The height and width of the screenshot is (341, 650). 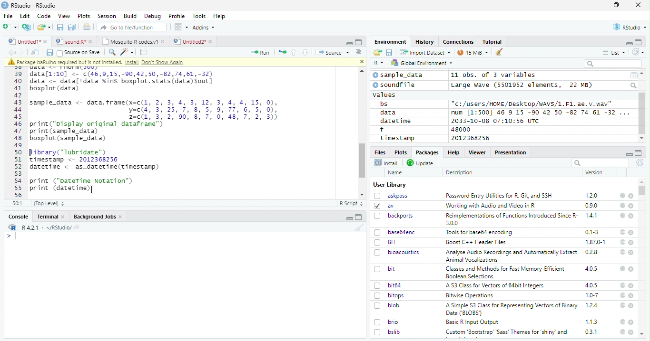 What do you see at coordinates (144, 52) in the screenshot?
I see `Compile report` at bounding box center [144, 52].